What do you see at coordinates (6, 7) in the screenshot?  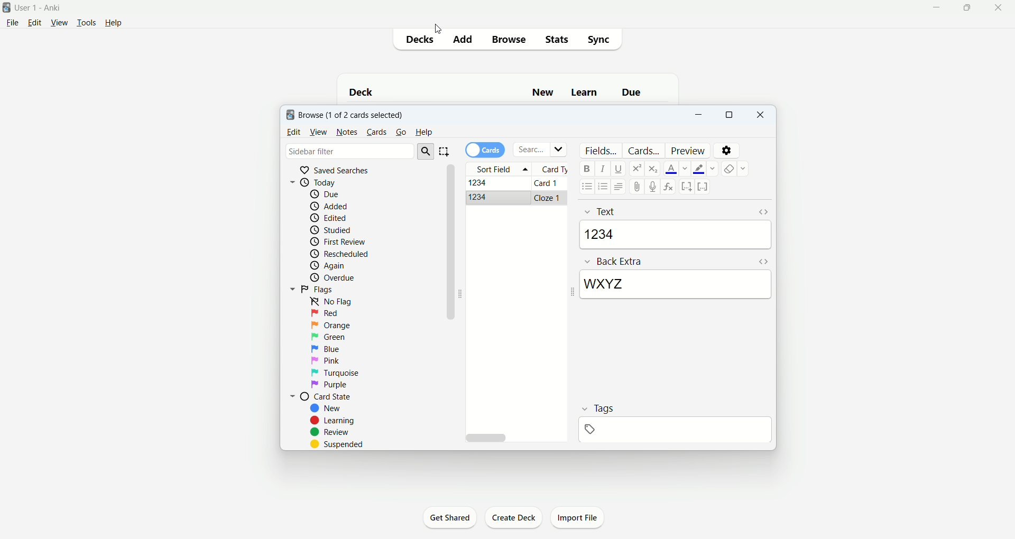 I see `logo` at bounding box center [6, 7].